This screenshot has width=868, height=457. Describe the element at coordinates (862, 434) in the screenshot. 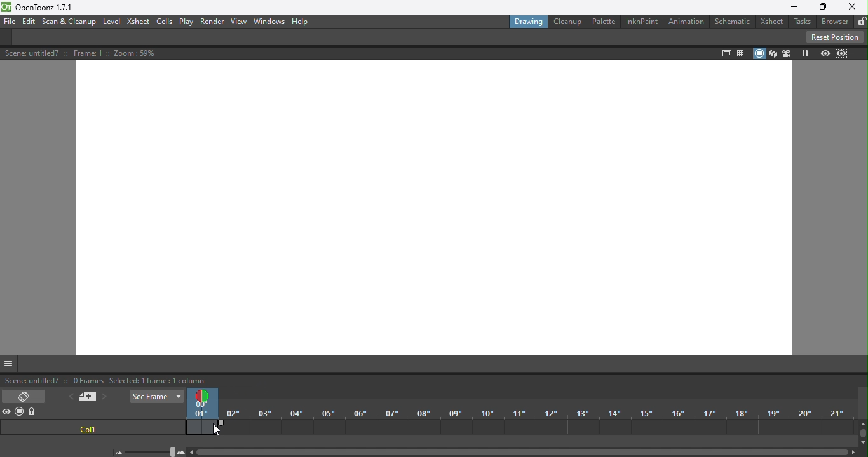

I see `Vertical scroll bar` at that location.